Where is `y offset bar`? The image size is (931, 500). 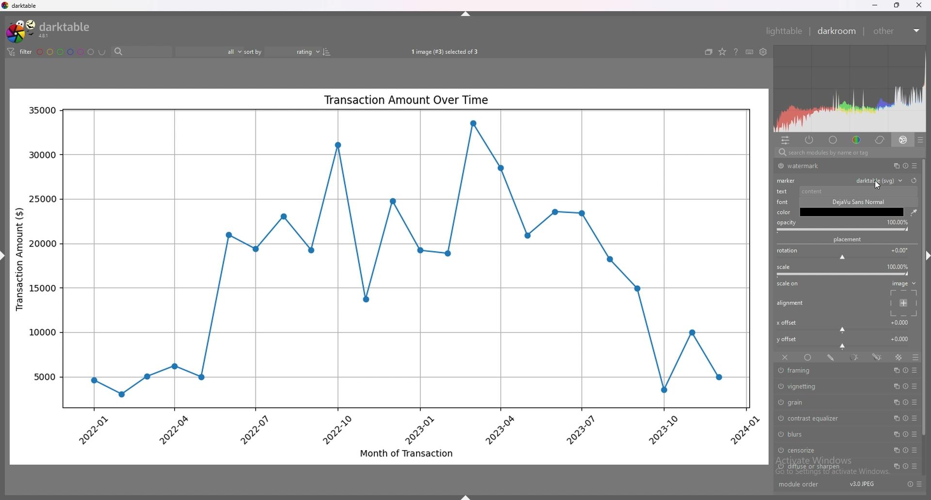 y offset bar is located at coordinates (843, 347).